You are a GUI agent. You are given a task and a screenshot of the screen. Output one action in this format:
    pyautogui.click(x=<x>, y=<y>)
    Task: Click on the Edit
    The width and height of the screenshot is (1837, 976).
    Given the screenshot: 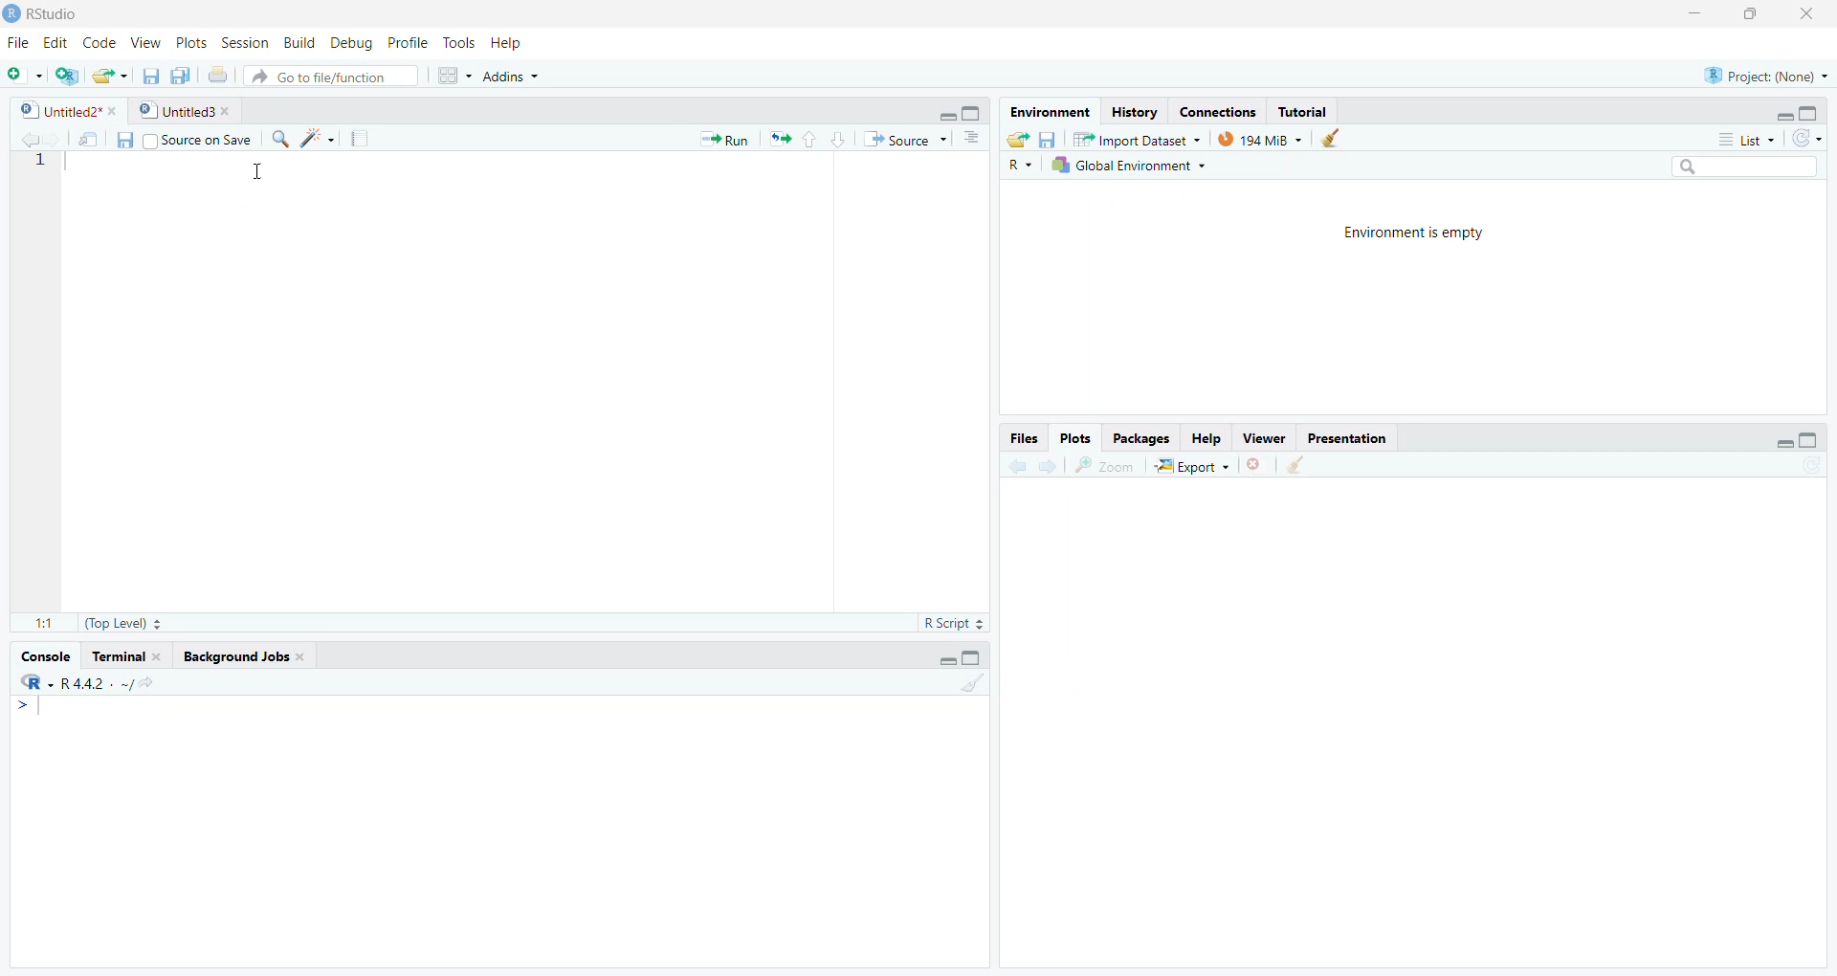 What is the action you would take?
    pyautogui.click(x=54, y=45)
    